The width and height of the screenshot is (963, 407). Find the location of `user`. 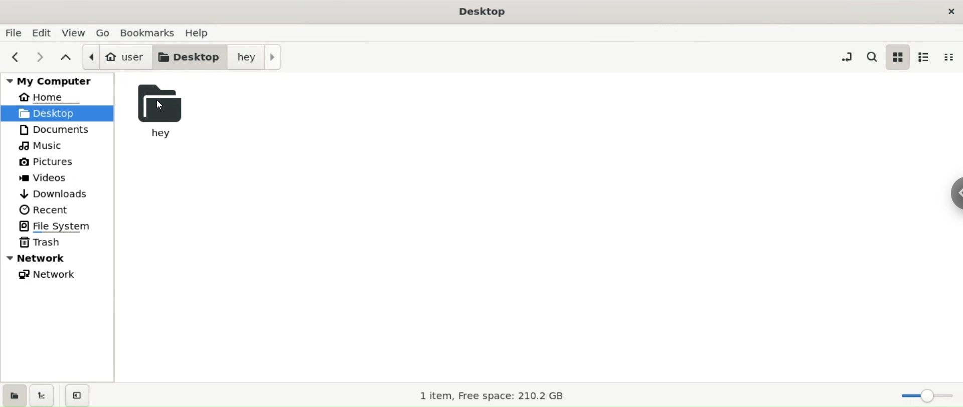

user is located at coordinates (116, 56).